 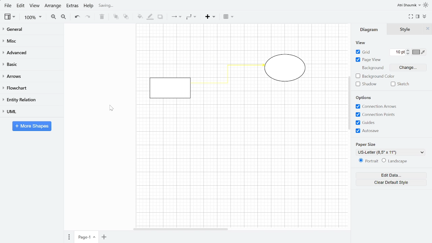 I want to click on Zoom, so click(x=33, y=18).